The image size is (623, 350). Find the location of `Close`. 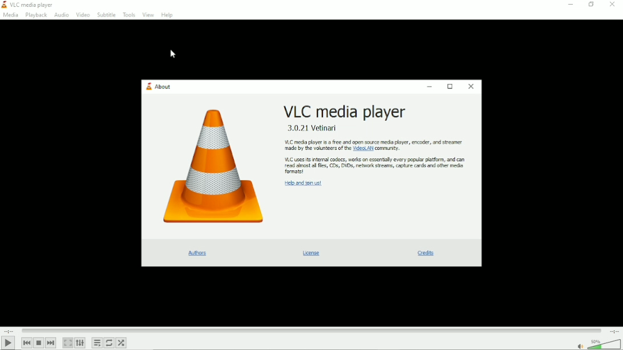

Close is located at coordinates (471, 87).